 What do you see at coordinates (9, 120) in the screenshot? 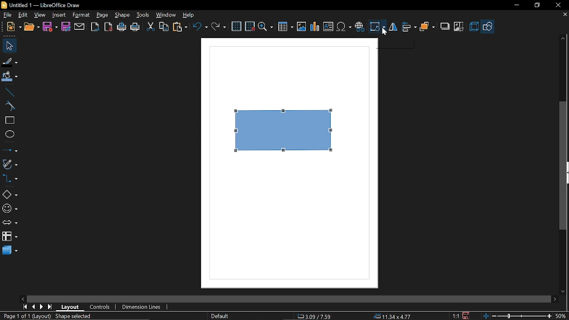
I see `rectangle` at bounding box center [9, 120].